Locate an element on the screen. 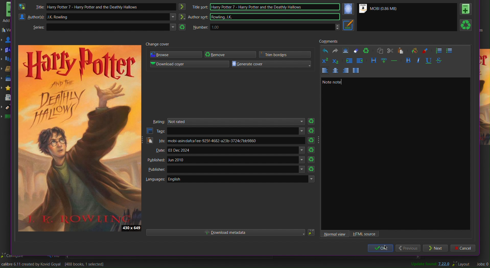 The height and width of the screenshot is (268, 490). Harry Potter 7 is located at coordinates (116, 7).